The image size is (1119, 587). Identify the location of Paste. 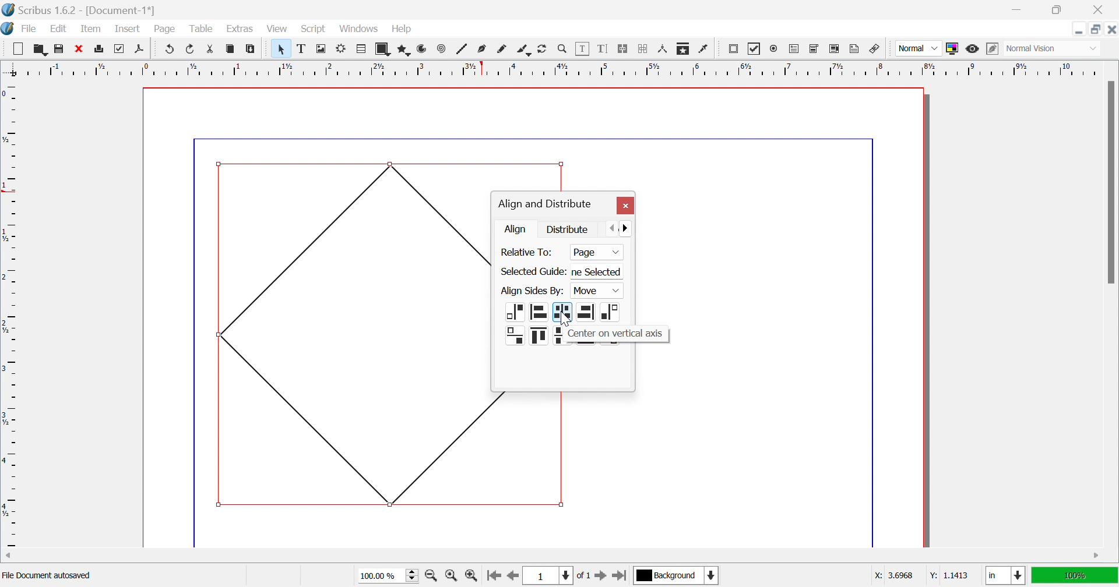
(252, 49).